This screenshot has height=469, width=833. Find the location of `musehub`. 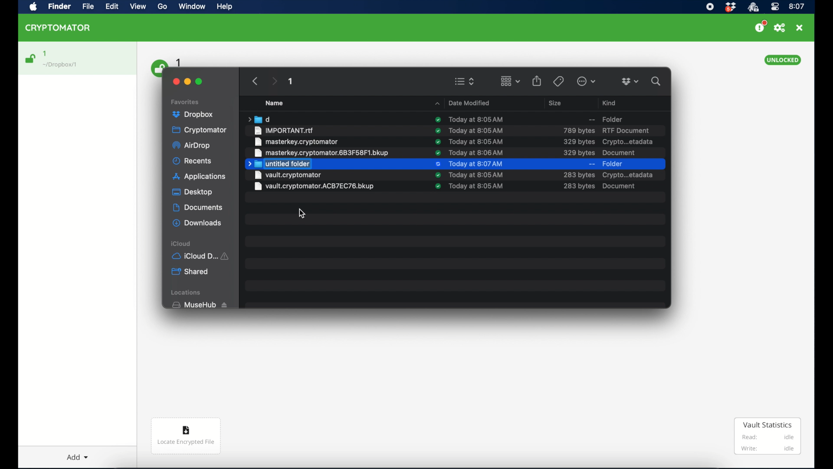

musehub is located at coordinates (199, 305).